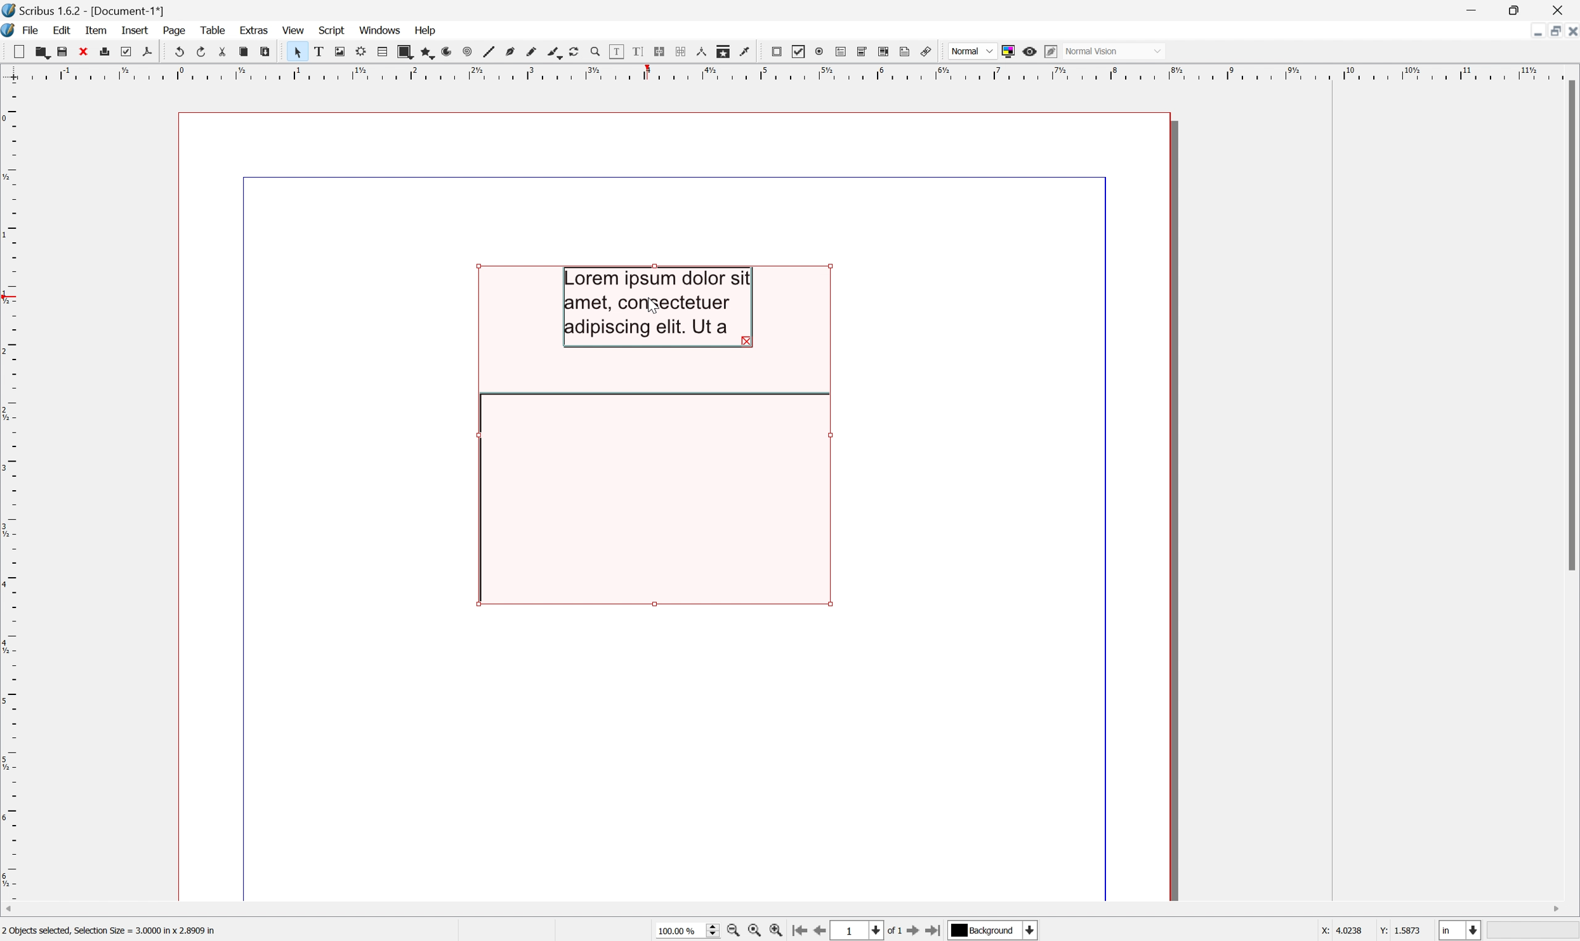 This screenshot has height=941, width=1580. Describe the element at coordinates (12, 51) in the screenshot. I see `New` at that location.